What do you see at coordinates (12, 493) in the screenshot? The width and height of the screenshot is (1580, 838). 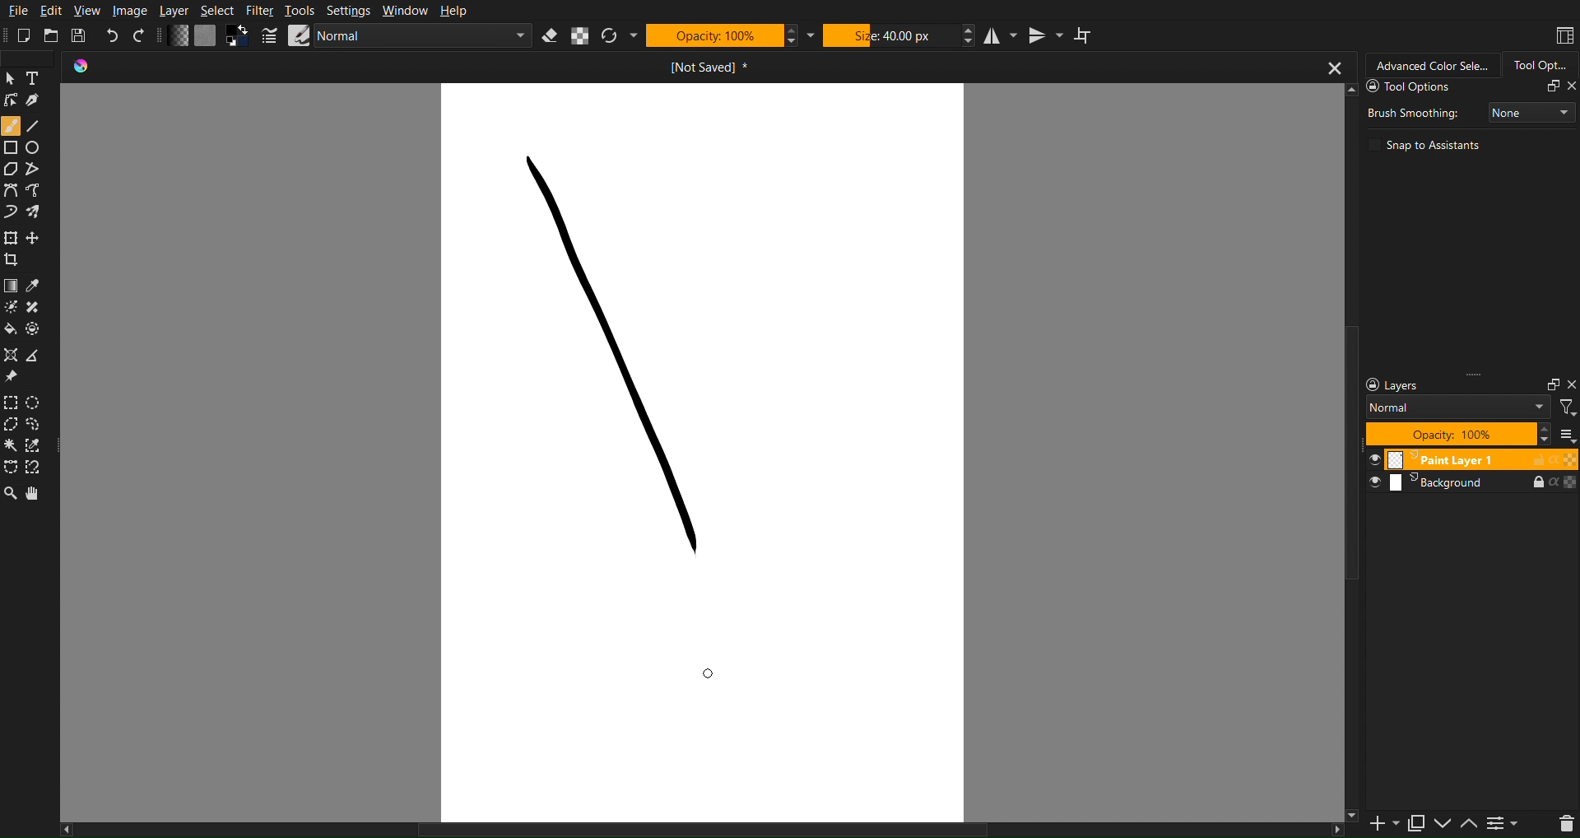 I see `Zoom` at bounding box center [12, 493].